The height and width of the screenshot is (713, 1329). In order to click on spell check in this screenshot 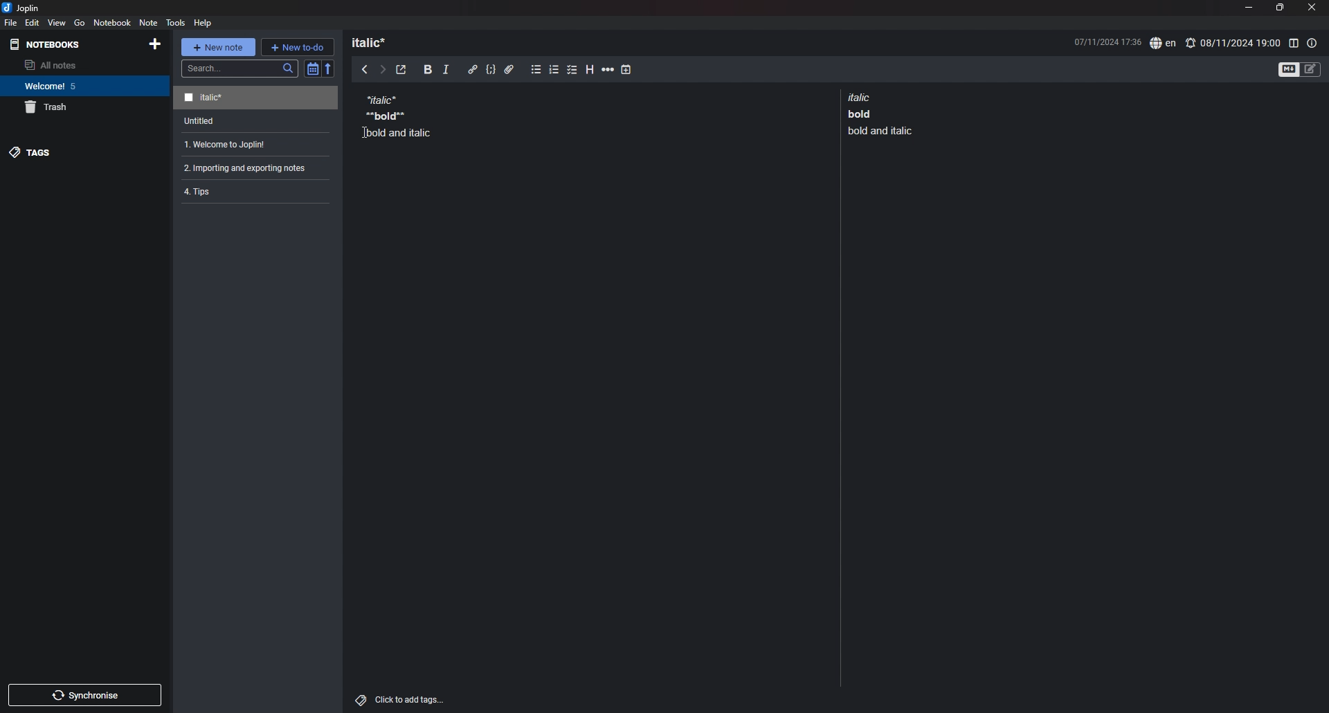, I will do `click(1163, 44)`.